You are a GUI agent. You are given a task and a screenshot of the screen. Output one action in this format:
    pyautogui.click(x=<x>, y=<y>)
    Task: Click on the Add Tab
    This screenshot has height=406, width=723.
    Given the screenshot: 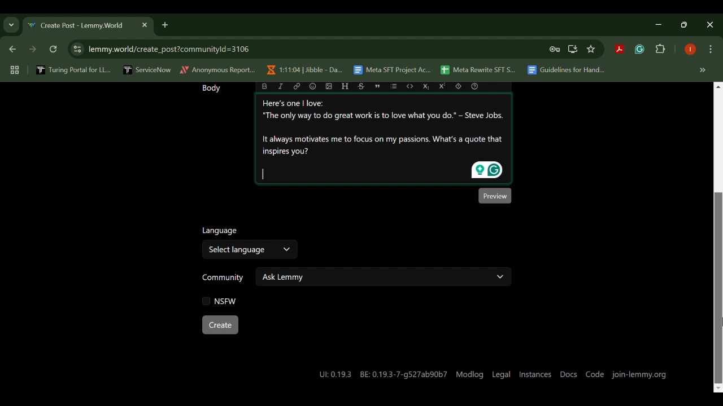 What is the action you would take?
    pyautogui.click(x=164, y=24)
    